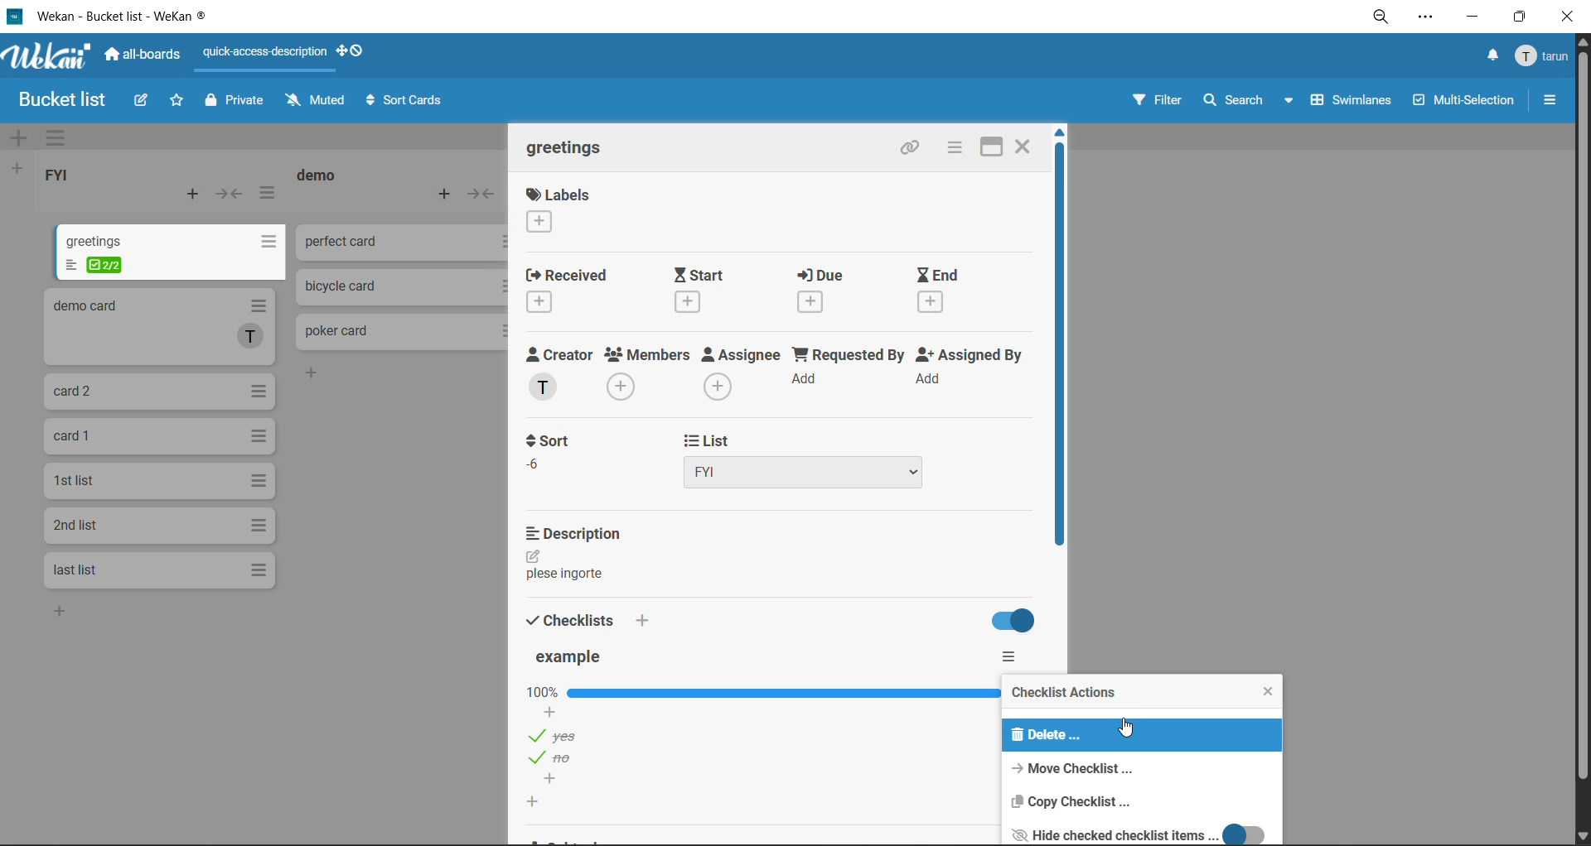 Image resolution: width=1591 pixels, height=846 pixels. Describe the element at coordinates (1074, 767) in the screenshot. I see `move checklist` at that location.